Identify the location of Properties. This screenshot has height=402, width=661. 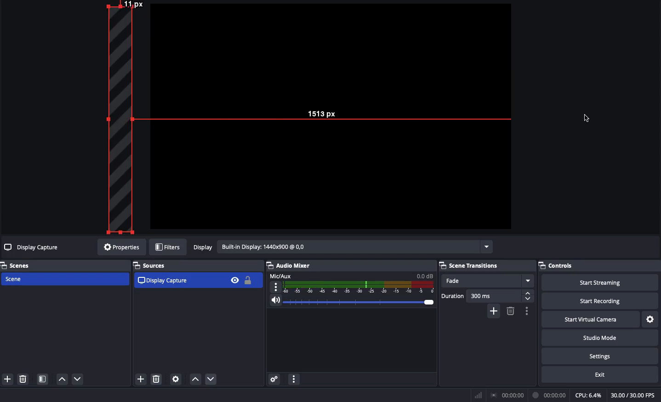
(120, 247).